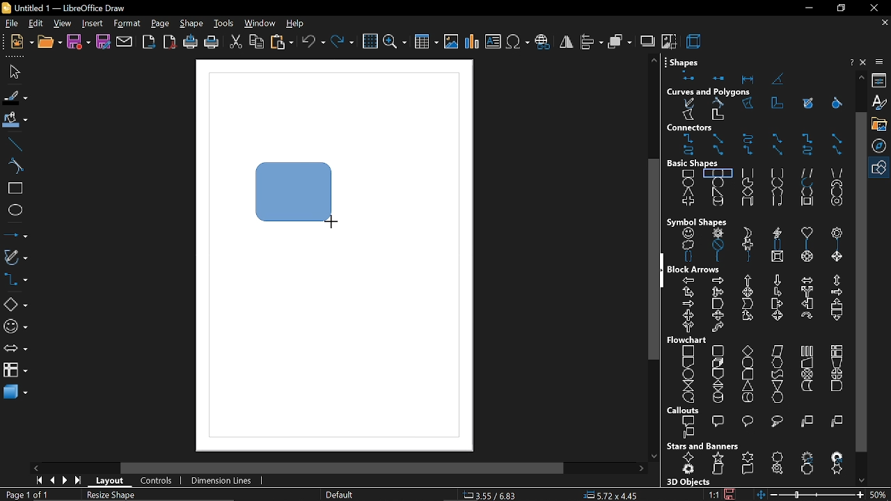 Image resolution: width=891 pixels, height=501 pixels. What do you see at coordinates (193, 24) in the screenshot?
I see `shape` at bounding box center [193, 24].